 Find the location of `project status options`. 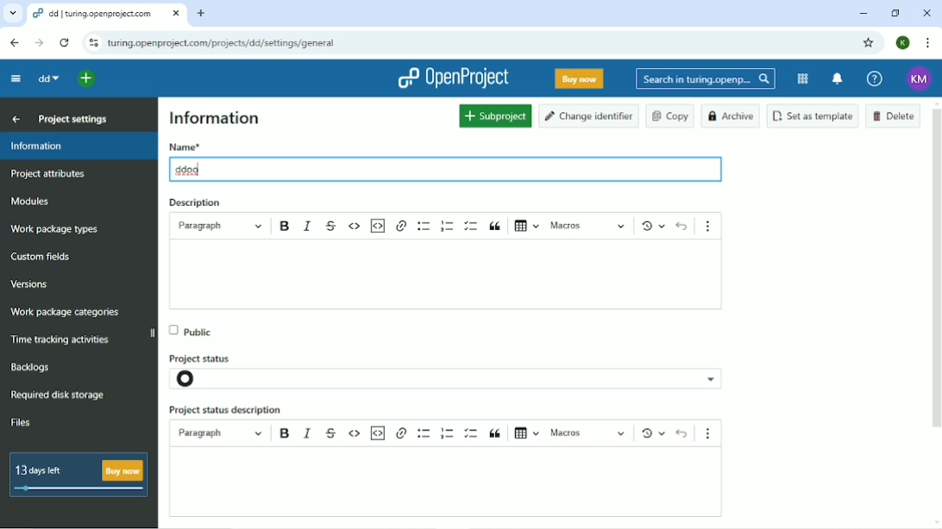

project status options is located at coordinates (713, 378).